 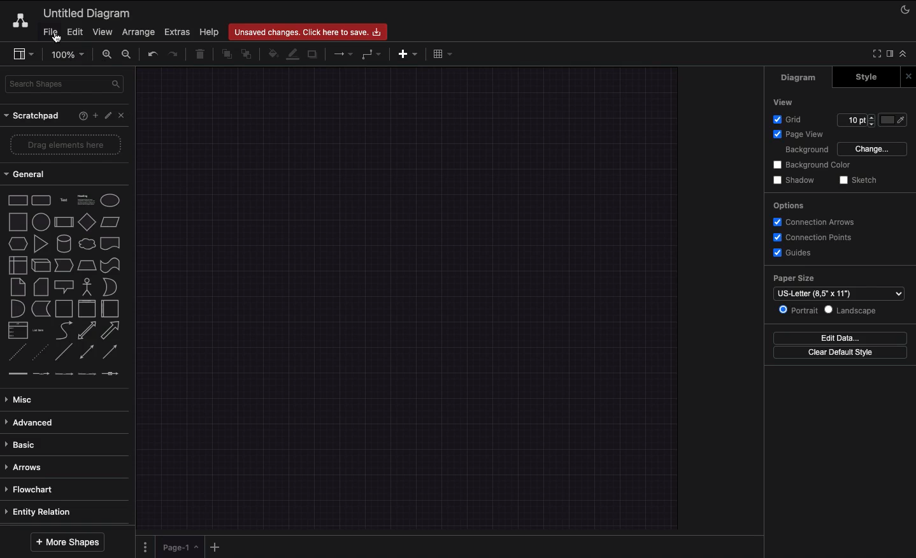 I want to click on Add, so click(x=95, y=115).